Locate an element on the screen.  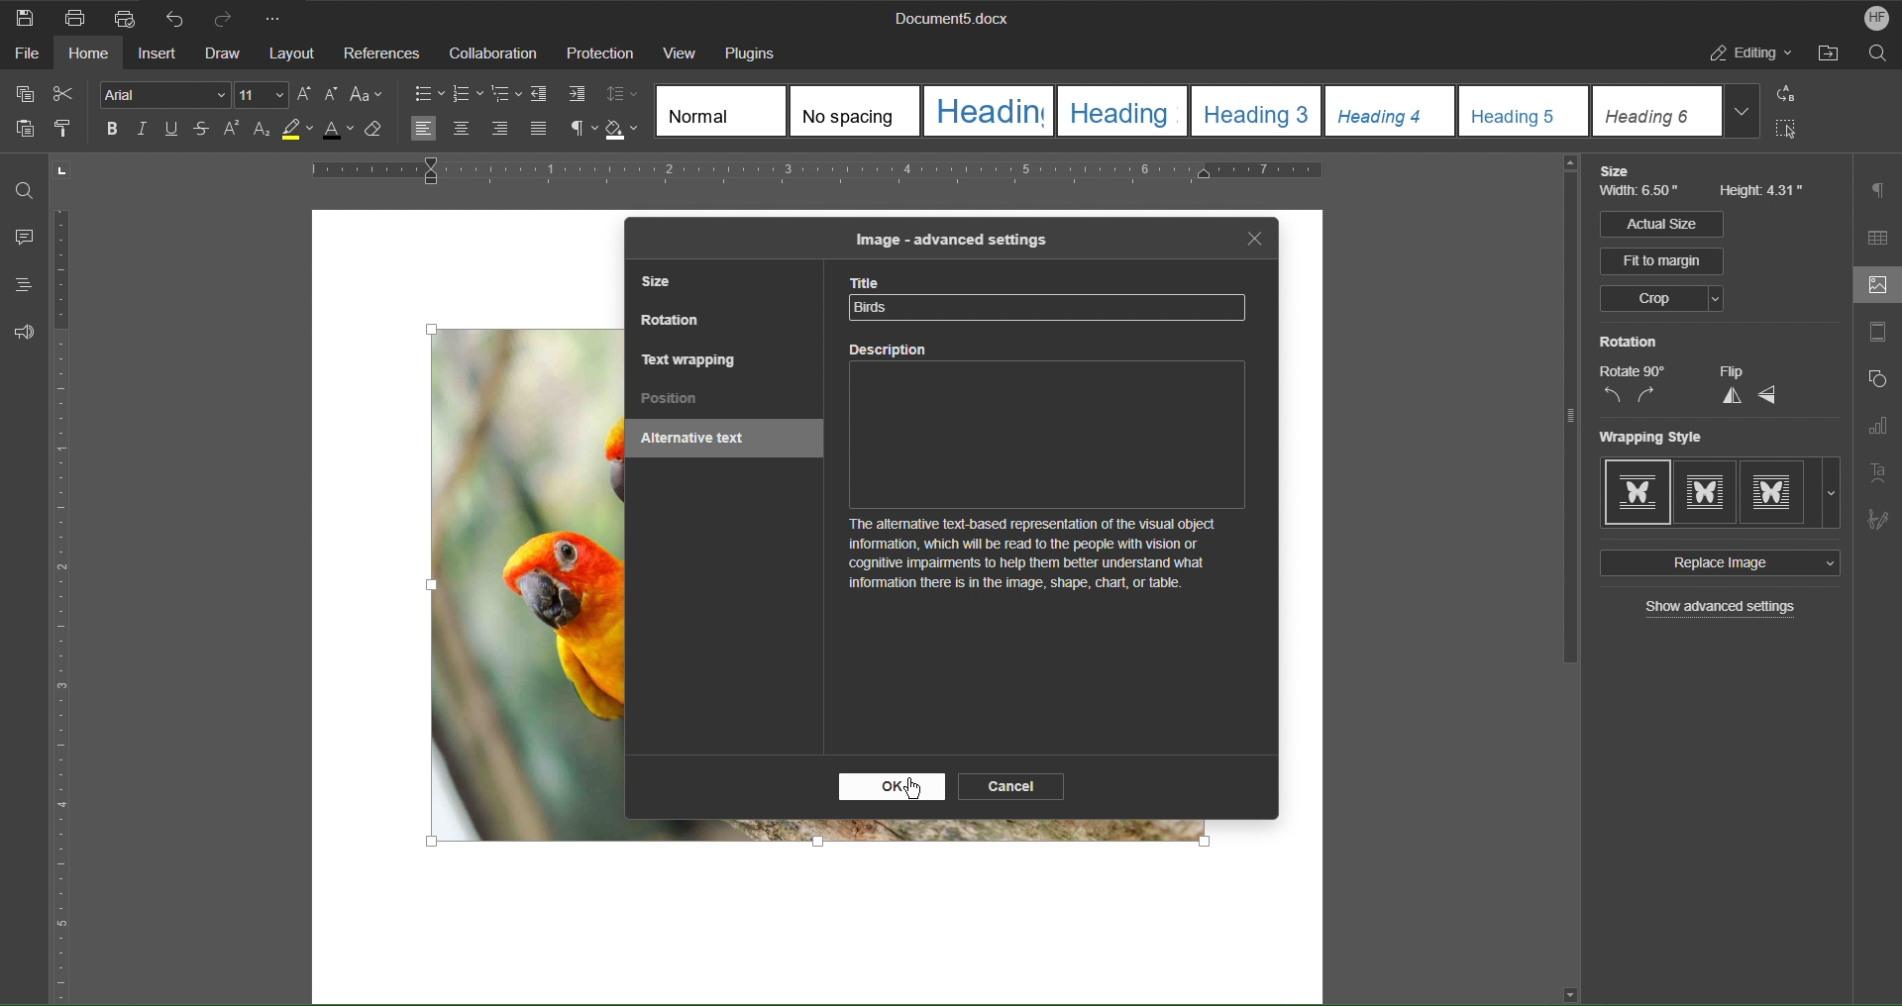
Text Case is located at coordinates (370, 95).